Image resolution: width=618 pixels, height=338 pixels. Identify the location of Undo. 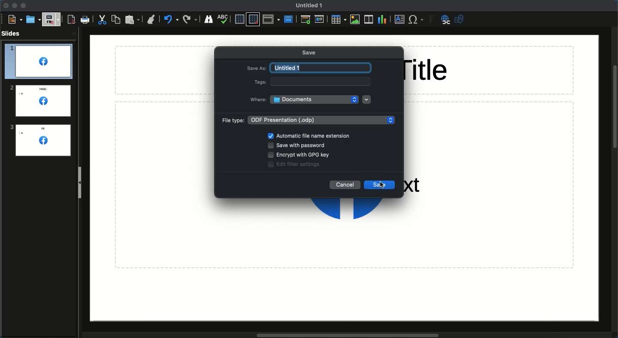
(171, 19).